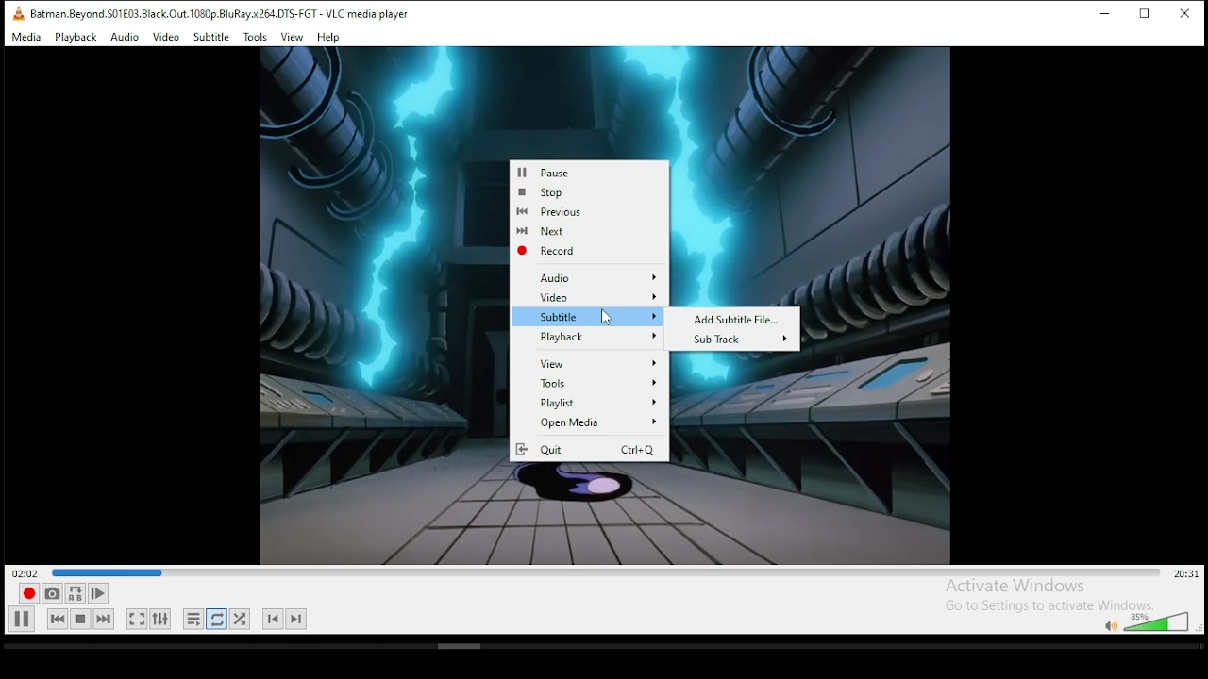 This screenshot has width=1208, height=679. Describe the element at coordinates (639, 450) in the screenshot. I see `Ctrl+Q` at that location.